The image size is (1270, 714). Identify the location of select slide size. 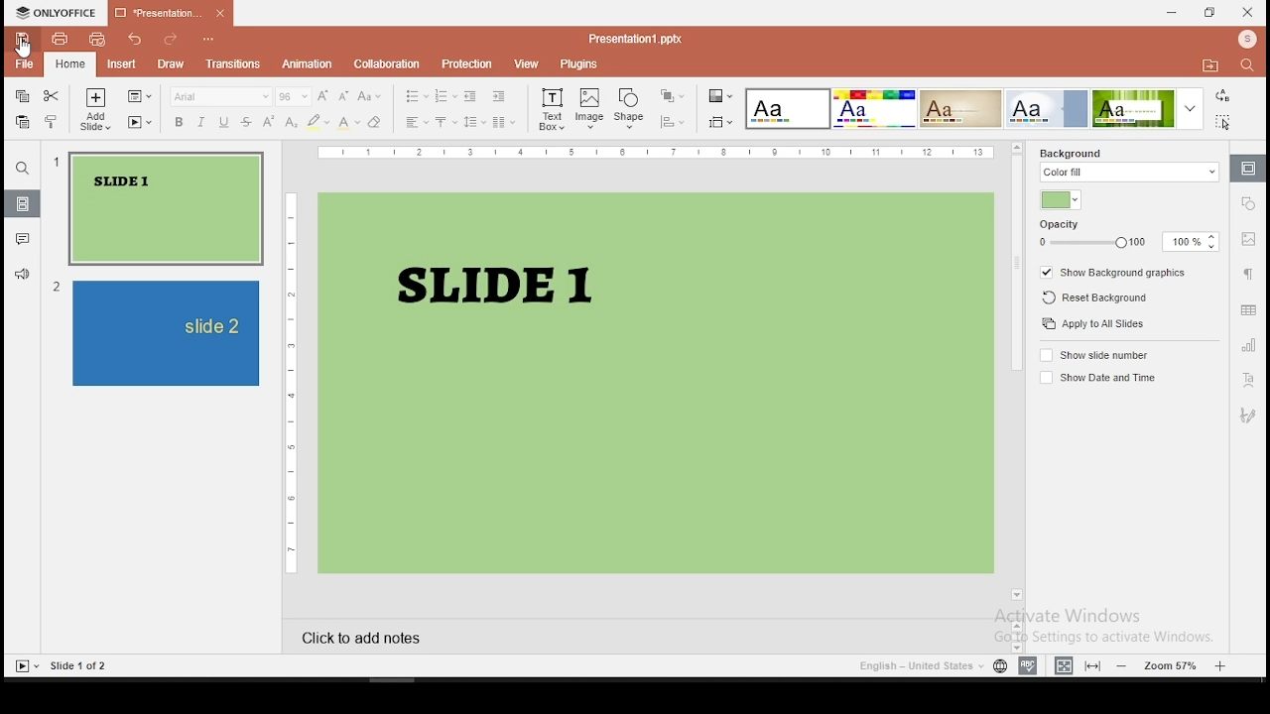
(721, 121).